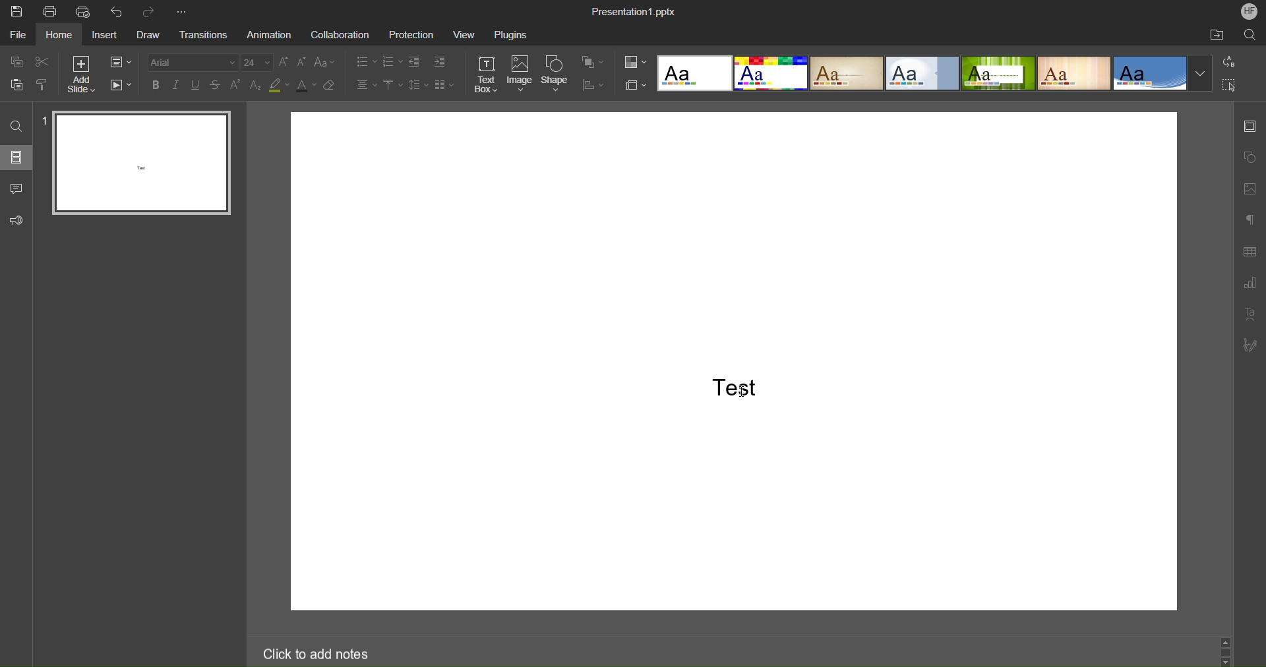 This screenshot has height=667, width=1266. Describe the element at coordinates (1230, 63) in the screenshot. I see `Replace` at that location.